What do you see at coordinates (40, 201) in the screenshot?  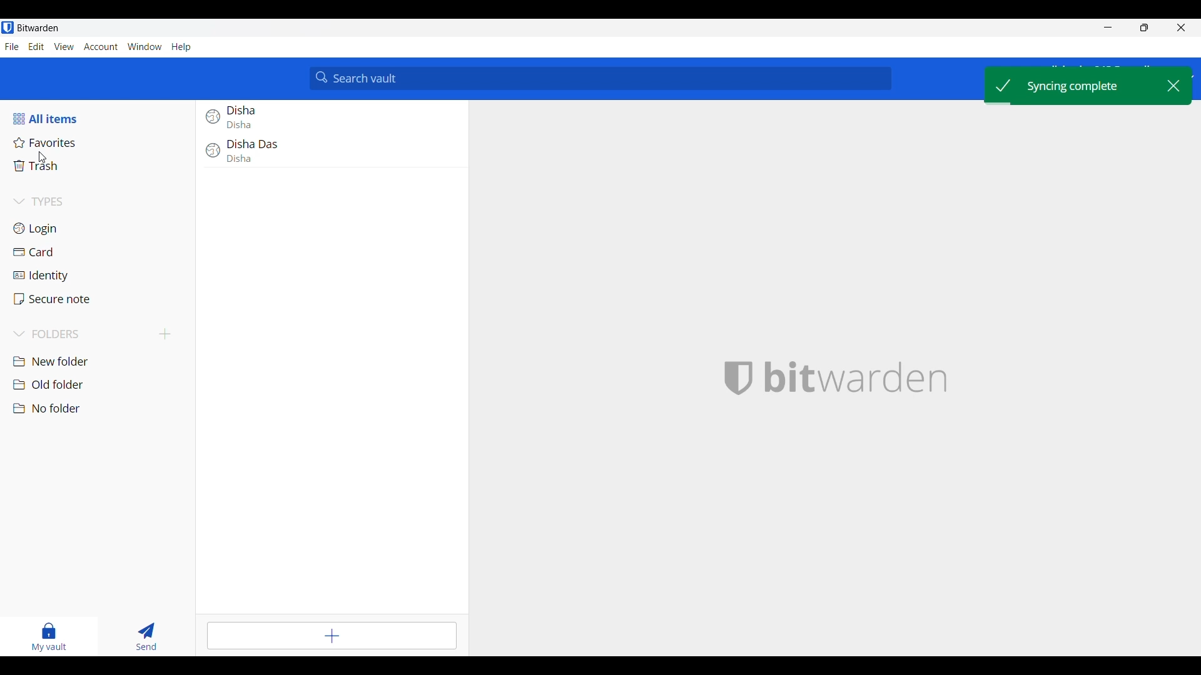 I see `Collapse Types` at bounding box center [40, 201].